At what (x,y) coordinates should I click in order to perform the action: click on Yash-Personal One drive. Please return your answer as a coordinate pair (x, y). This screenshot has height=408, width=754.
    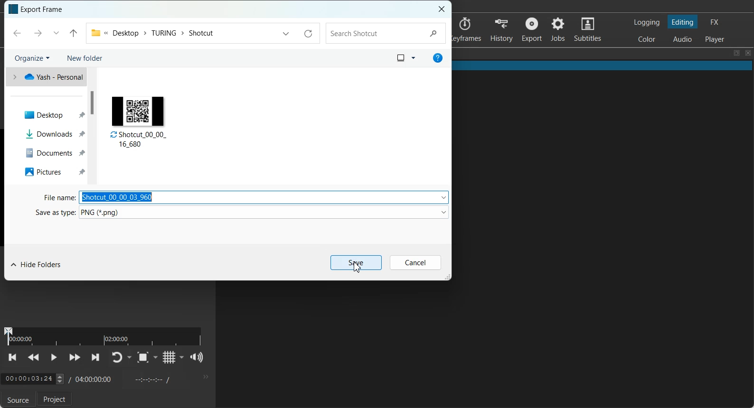
    Looking at the image, I should click on (44, 77).